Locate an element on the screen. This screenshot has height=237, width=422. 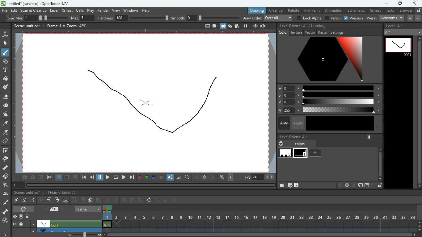
screen is located at coordinates (82, 200).